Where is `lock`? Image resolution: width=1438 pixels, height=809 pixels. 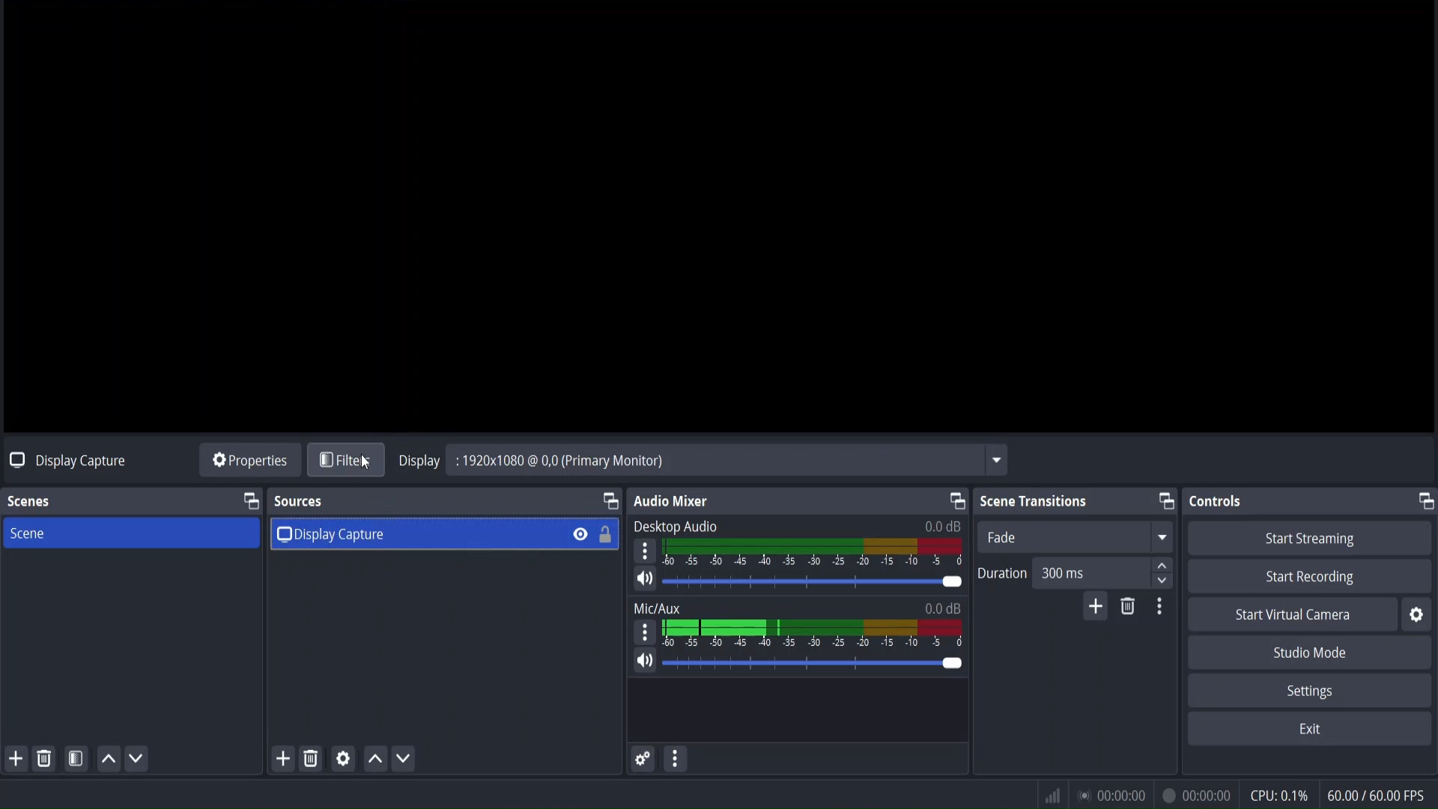
lock is located at coordinates (606, 535).